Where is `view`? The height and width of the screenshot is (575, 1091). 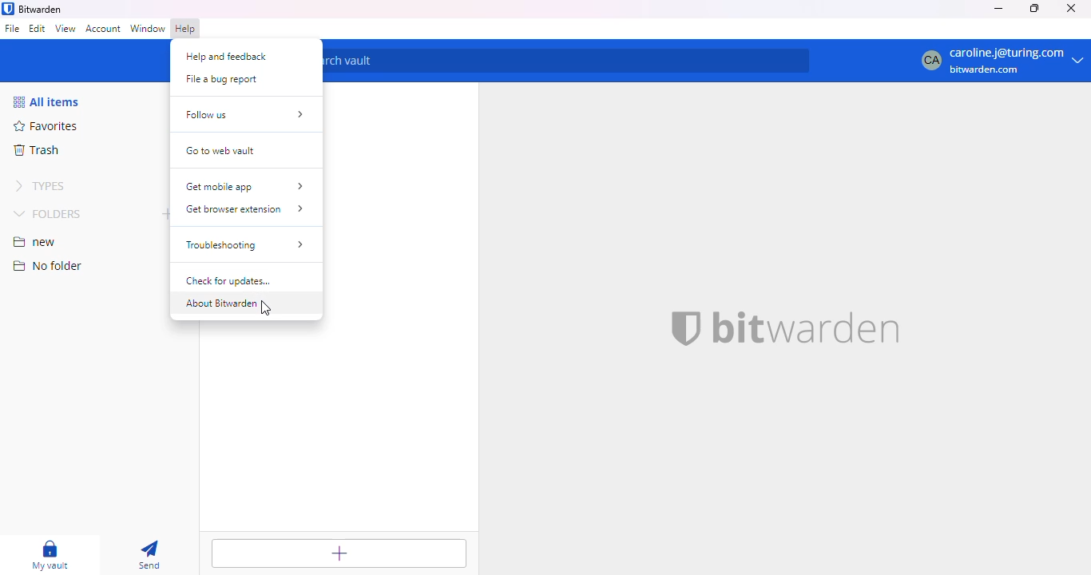
view is located at coordinates (65, 30).